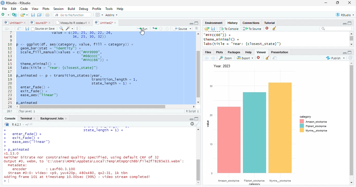 The height and width of the screenshot is (187, 356). I want to click on show in new window, so click(275, 58).